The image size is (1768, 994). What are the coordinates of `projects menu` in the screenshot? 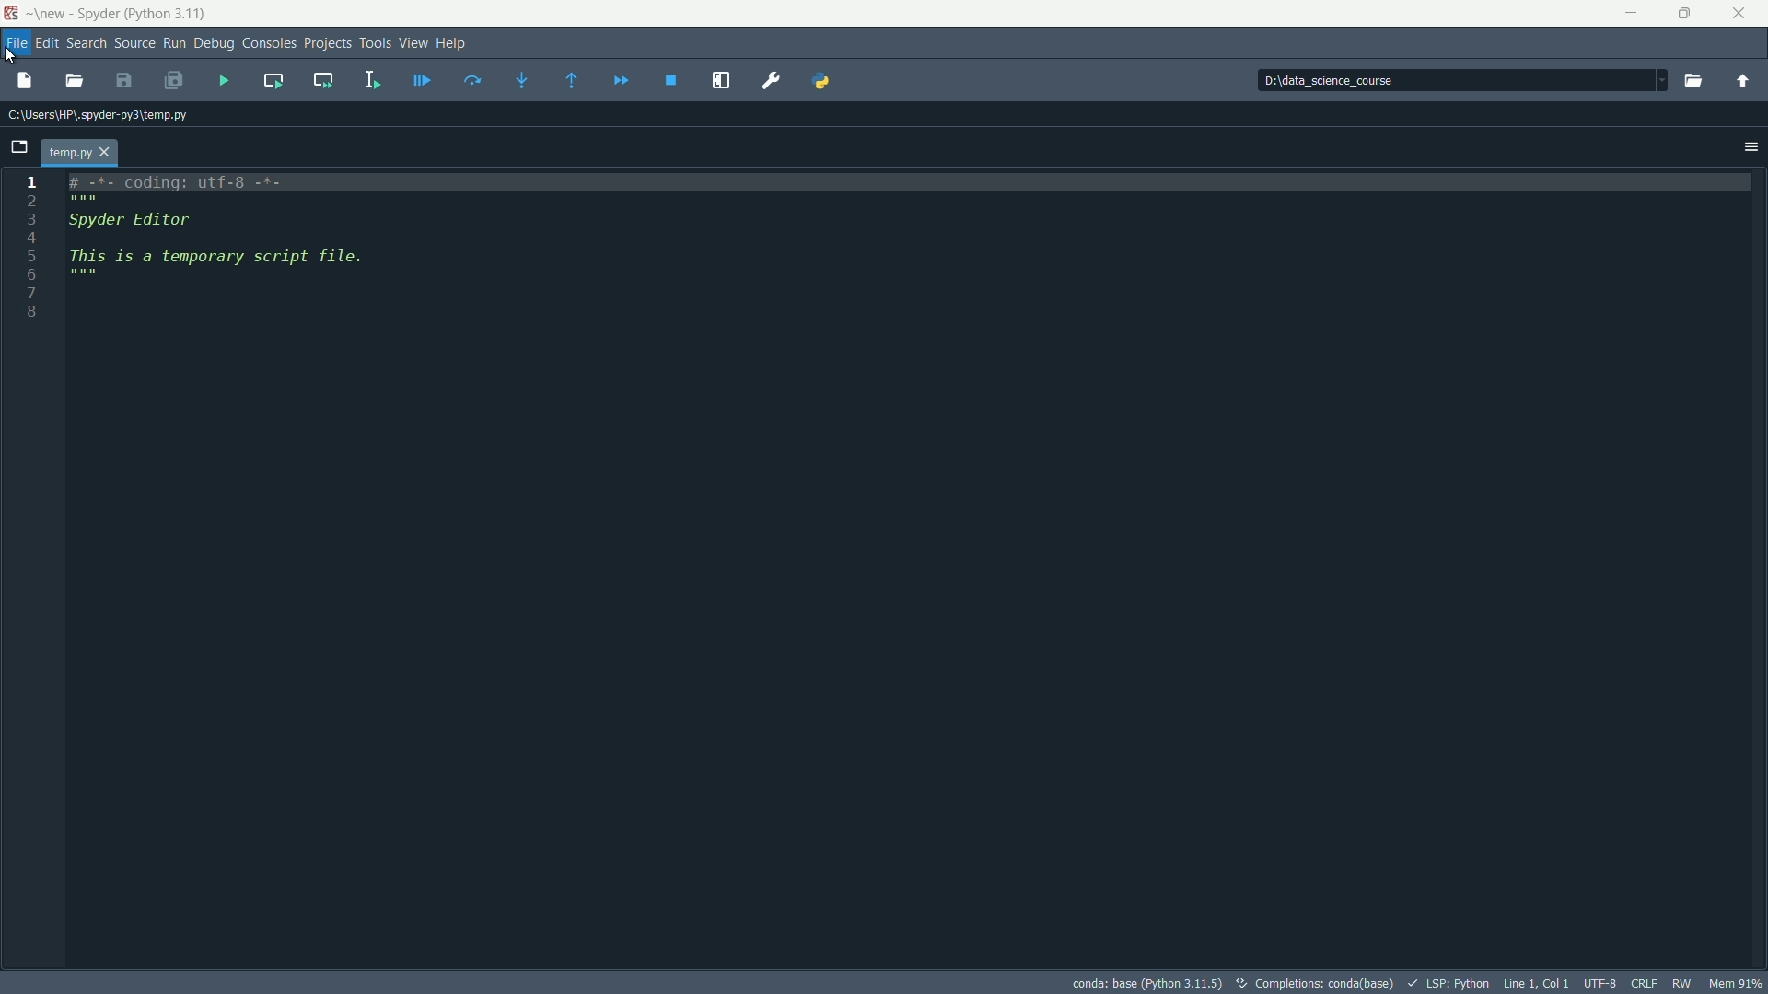 It's located at (329, 43).